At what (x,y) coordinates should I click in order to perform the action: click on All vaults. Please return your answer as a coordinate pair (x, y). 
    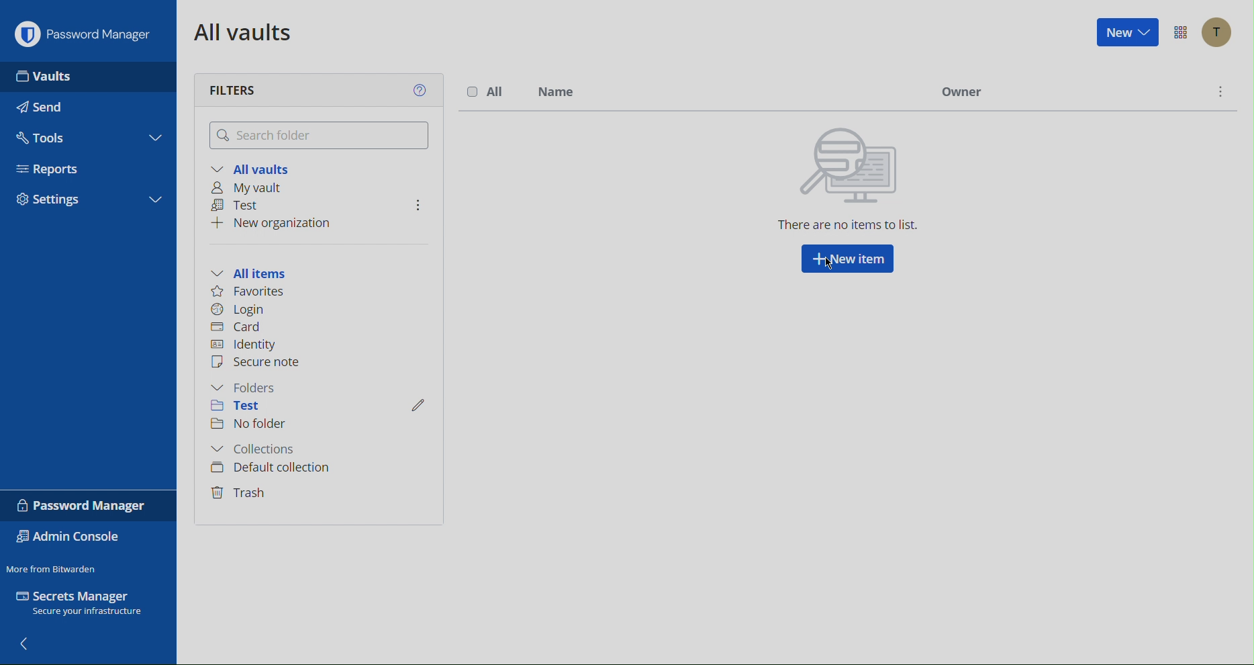
    Looking at the image, I should click on (243, 32).